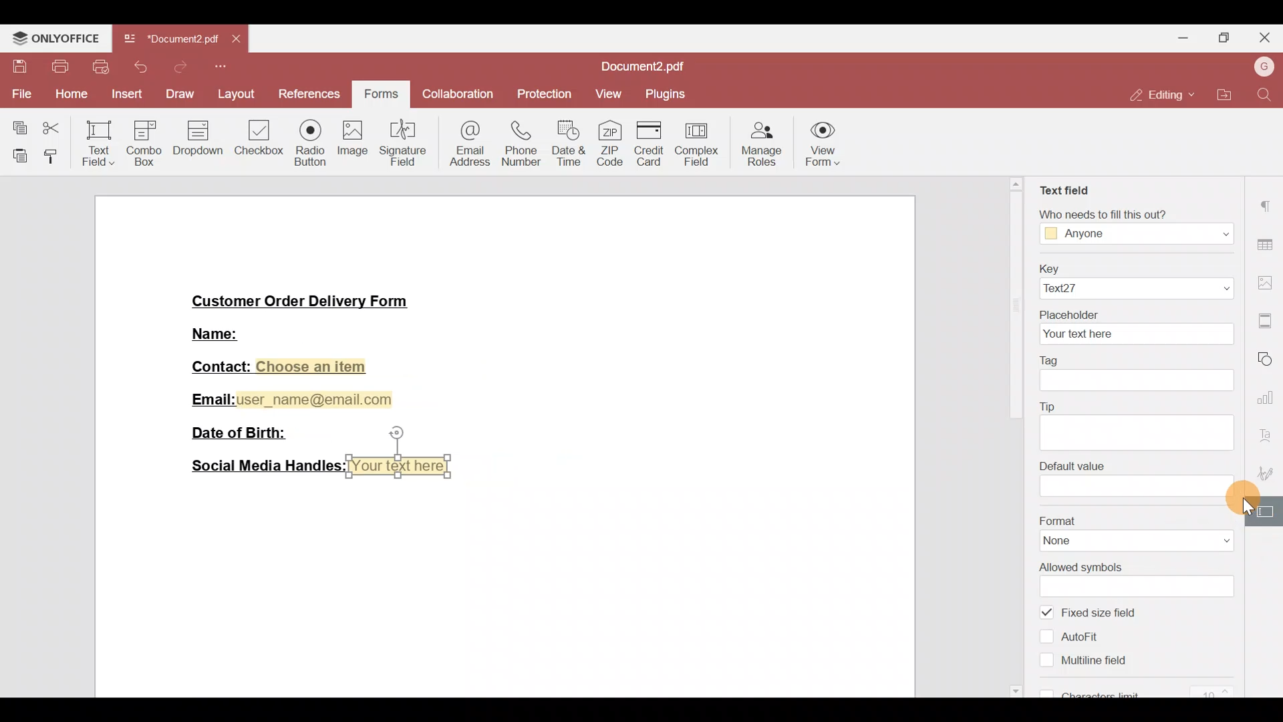  Describe the element at coordinates (504, 586) in the screenshot. I see `Working area` at that location.